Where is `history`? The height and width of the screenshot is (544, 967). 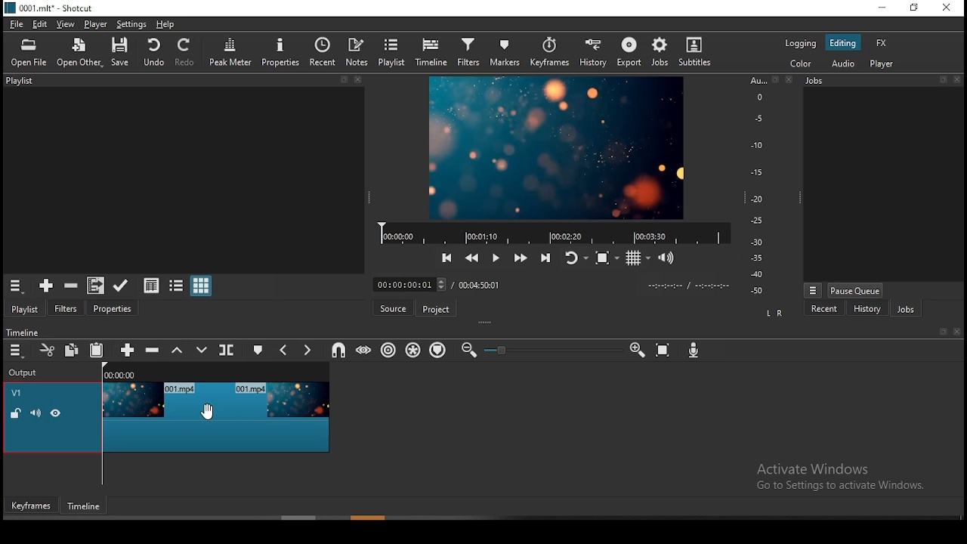 history is located at coordinates (869, 308).